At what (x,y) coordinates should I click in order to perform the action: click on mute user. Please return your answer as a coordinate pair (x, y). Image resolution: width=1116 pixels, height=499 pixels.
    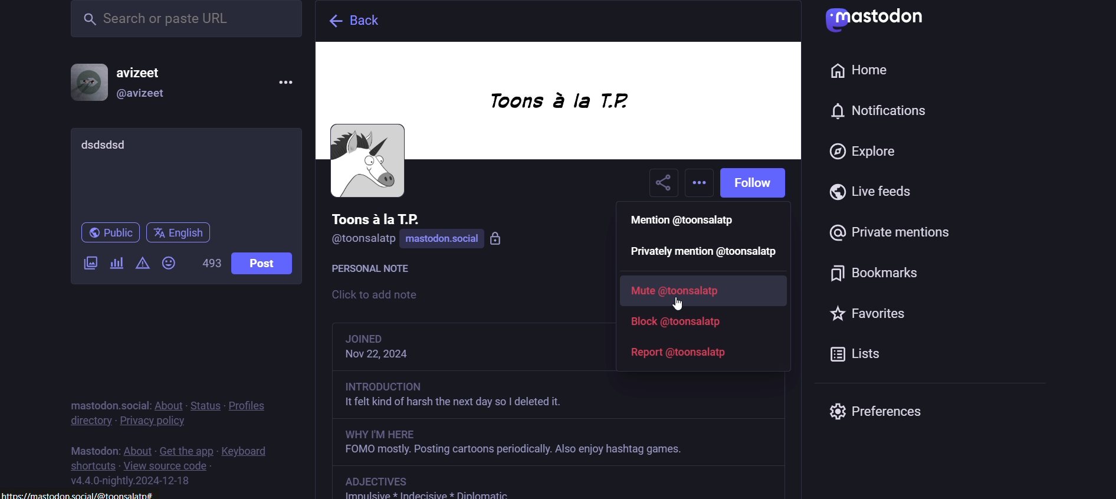
    Looking at the image, I should click on (687, 293).